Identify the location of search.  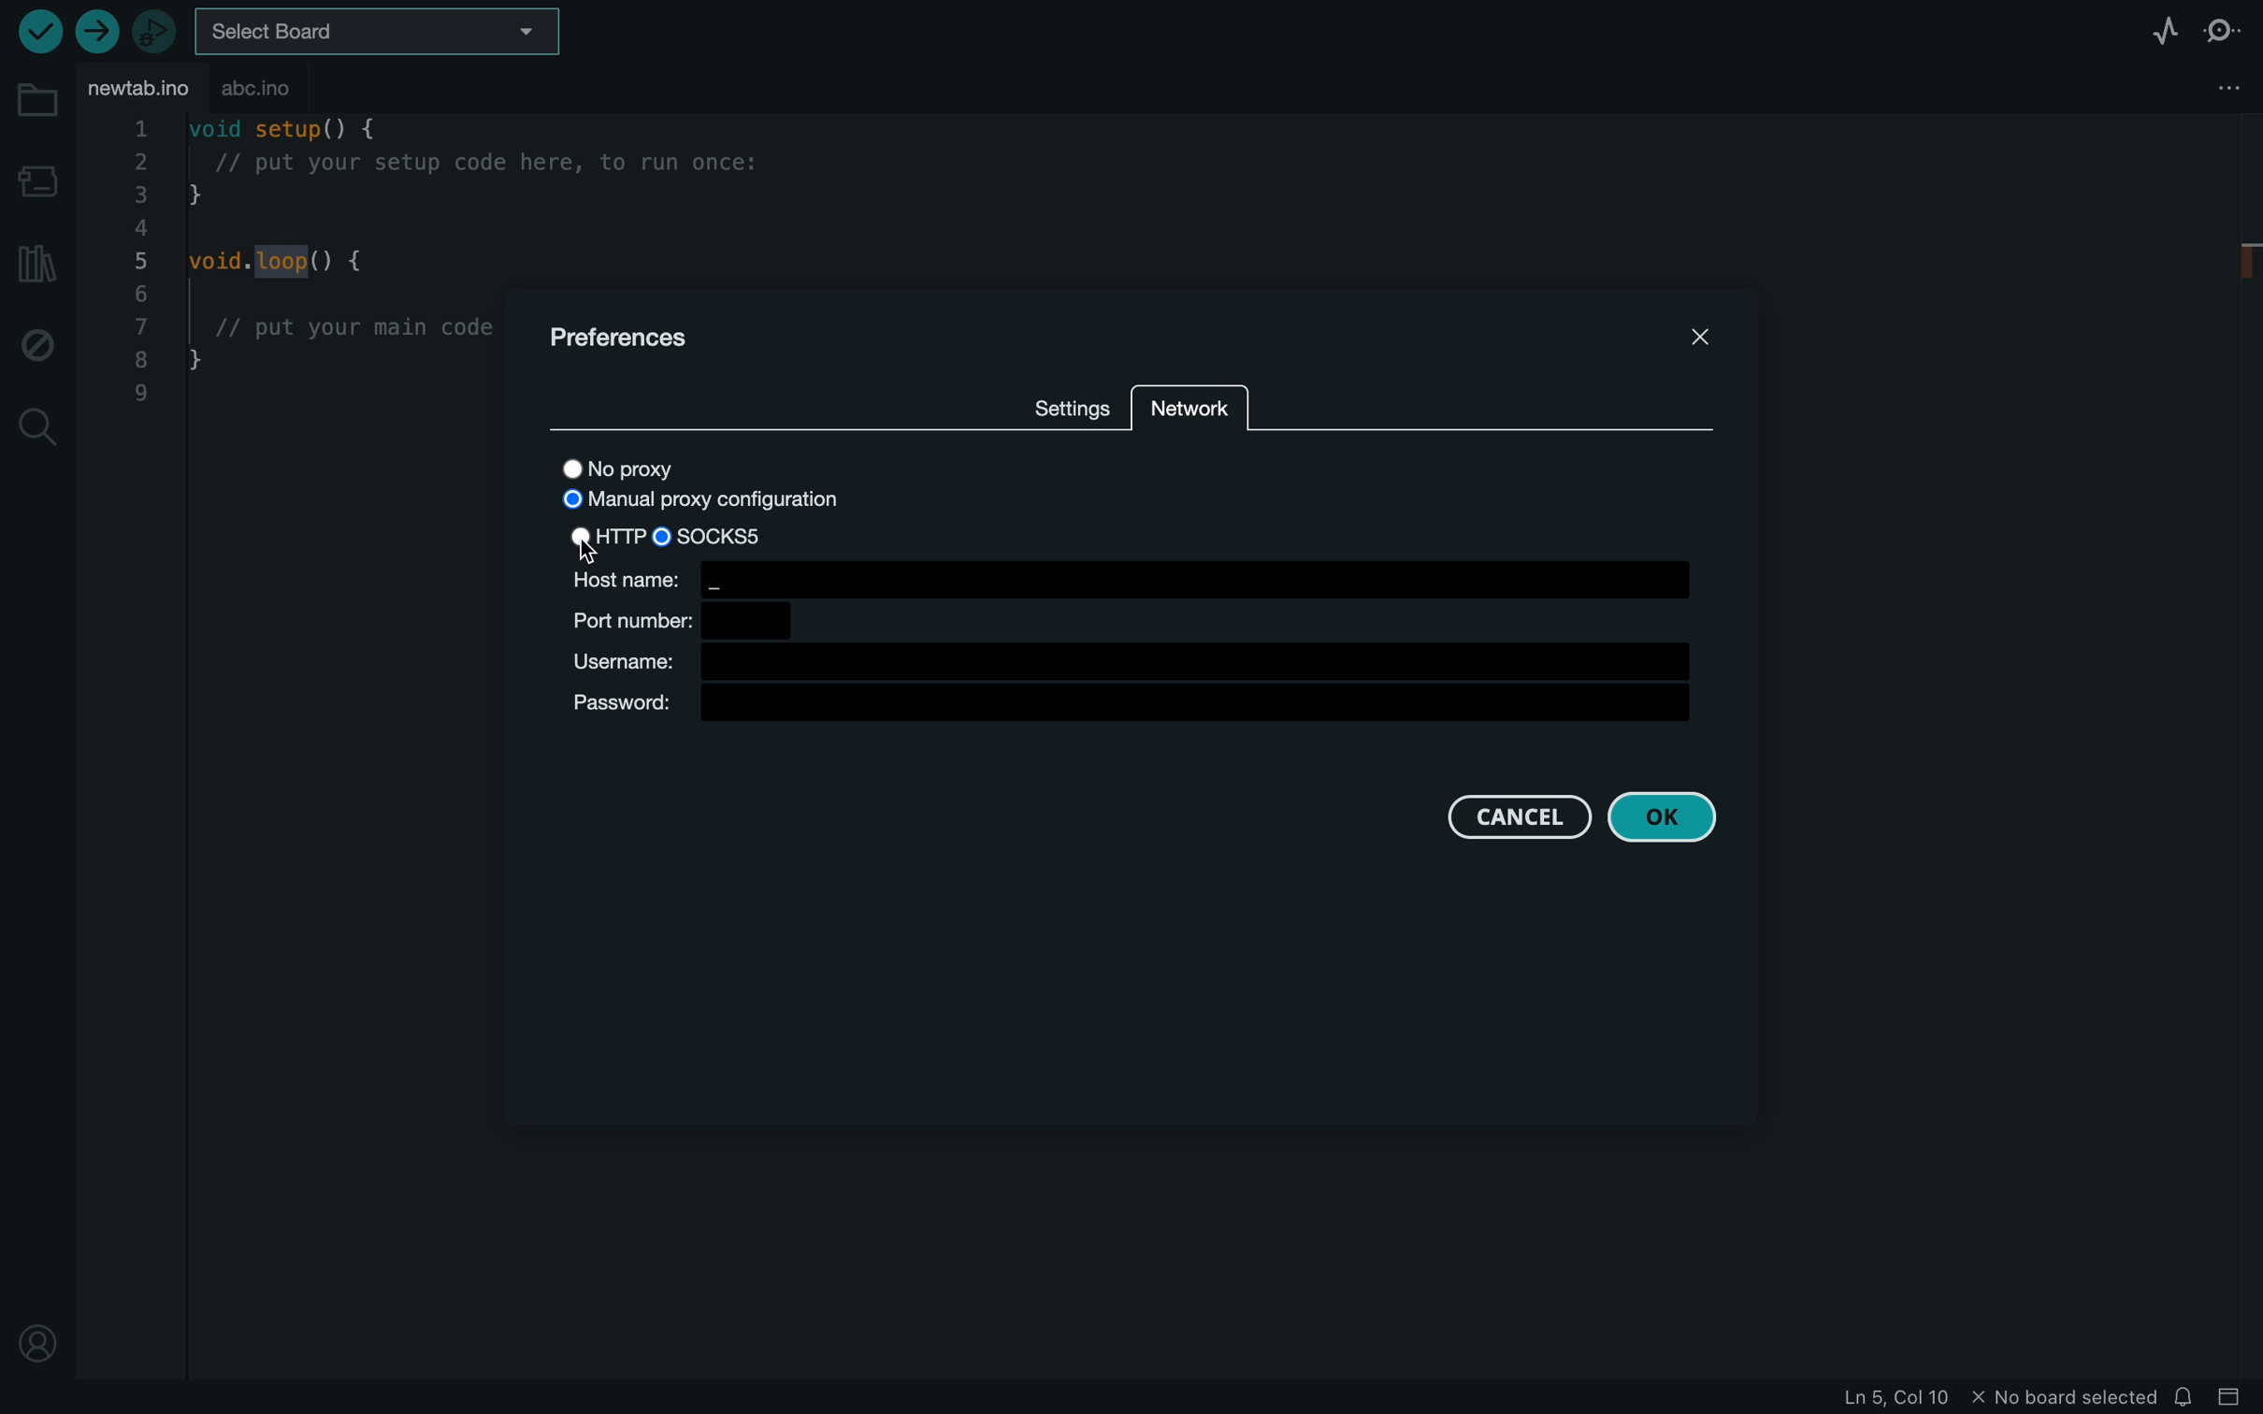
(38, 426).